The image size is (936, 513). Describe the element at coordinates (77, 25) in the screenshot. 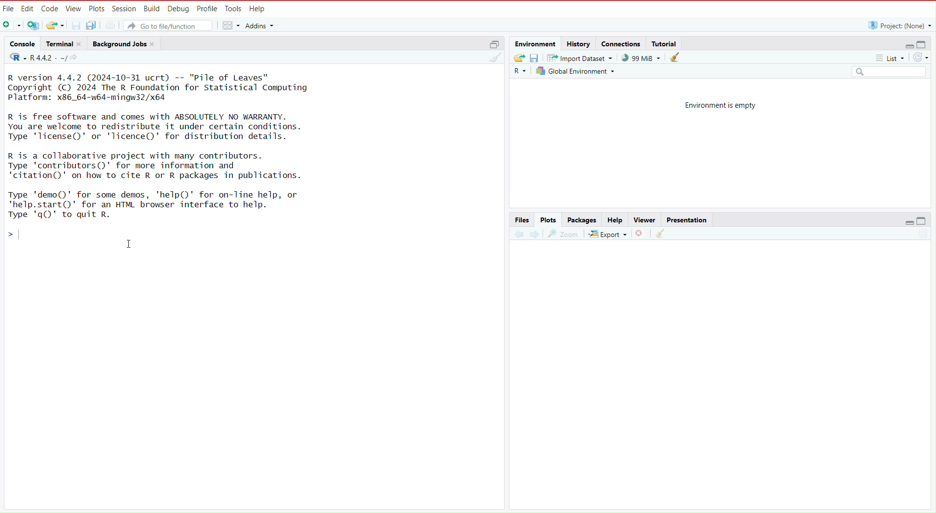

I see `save current document` at that location.